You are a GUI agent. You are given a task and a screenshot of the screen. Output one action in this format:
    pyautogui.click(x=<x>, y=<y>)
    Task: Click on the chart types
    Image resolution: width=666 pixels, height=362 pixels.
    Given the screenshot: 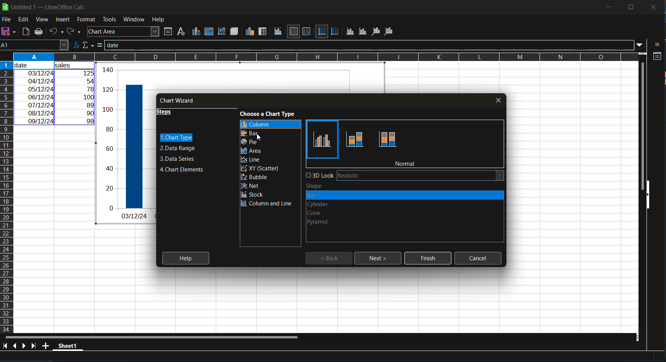 What is the action you would take?
    pyautogui.click(x=271, y=164)
    